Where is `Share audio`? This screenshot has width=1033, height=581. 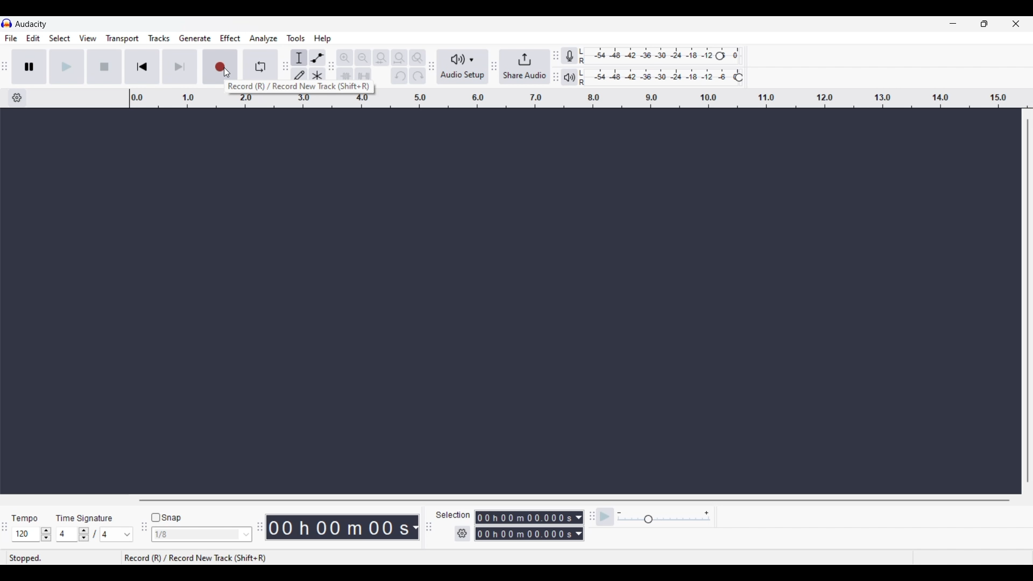
Share audio is located at coordinates (525, 67).